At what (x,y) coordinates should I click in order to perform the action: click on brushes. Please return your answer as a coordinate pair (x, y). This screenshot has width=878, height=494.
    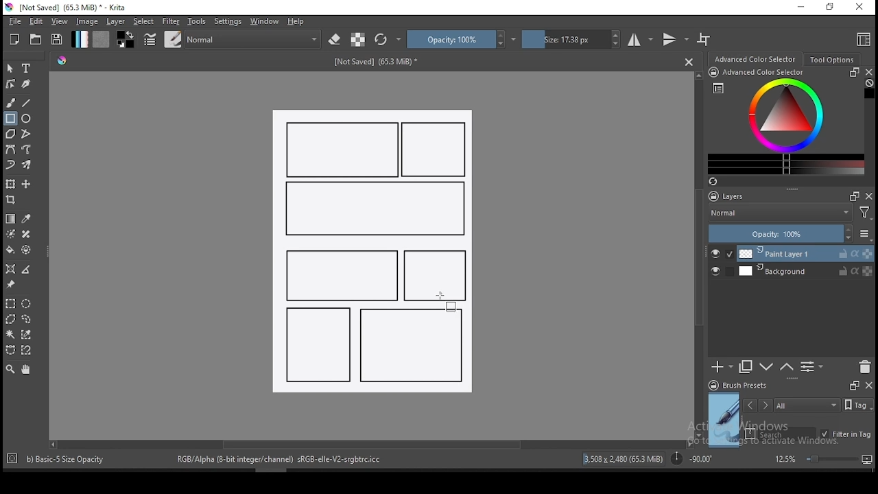
    Looking at the image, I should click on (173, 39).